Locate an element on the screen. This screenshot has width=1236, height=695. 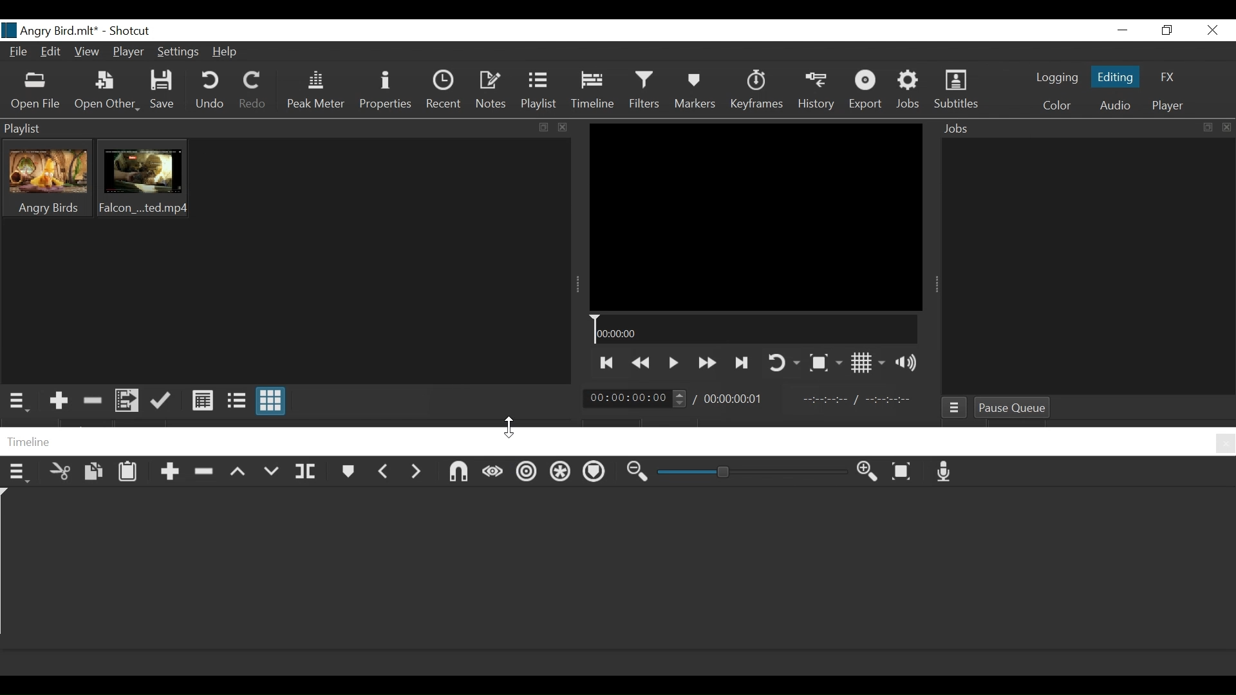
Jobs  is located at coordinates (953, 407).